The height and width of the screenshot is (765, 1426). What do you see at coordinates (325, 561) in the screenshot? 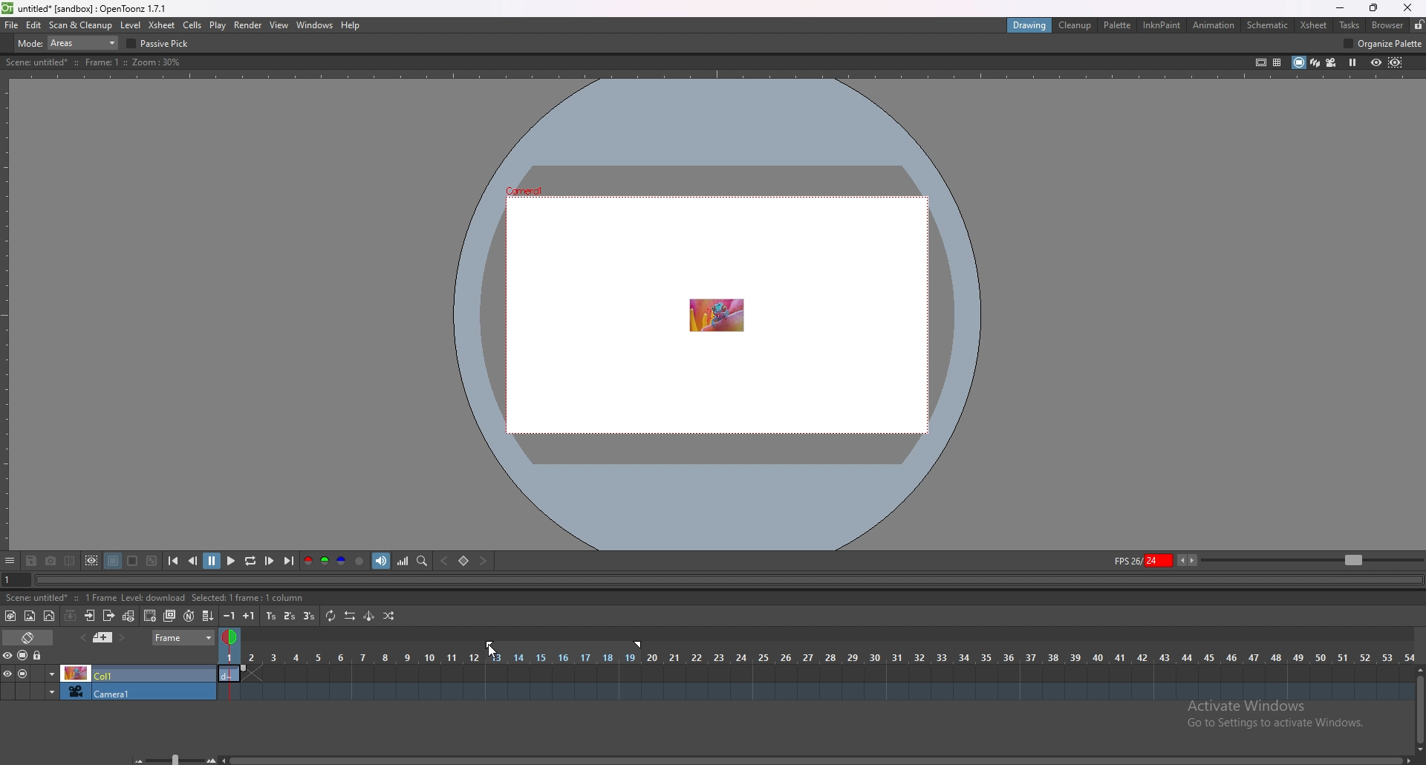
I see `green channel` at bounding box center [325, 561].